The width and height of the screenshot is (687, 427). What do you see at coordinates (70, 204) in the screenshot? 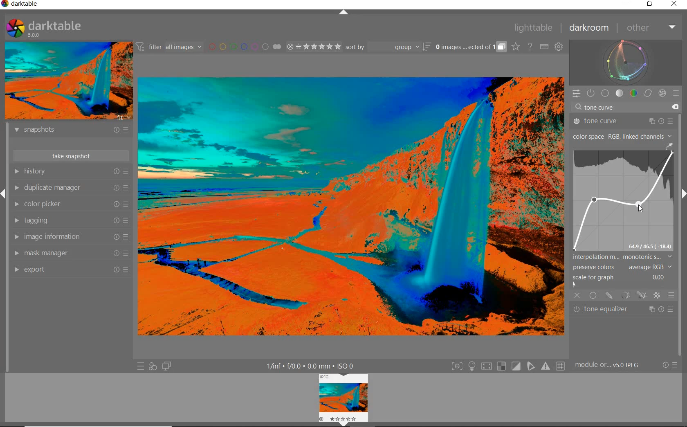
I see `color picker` at bounding box center [70, 204].